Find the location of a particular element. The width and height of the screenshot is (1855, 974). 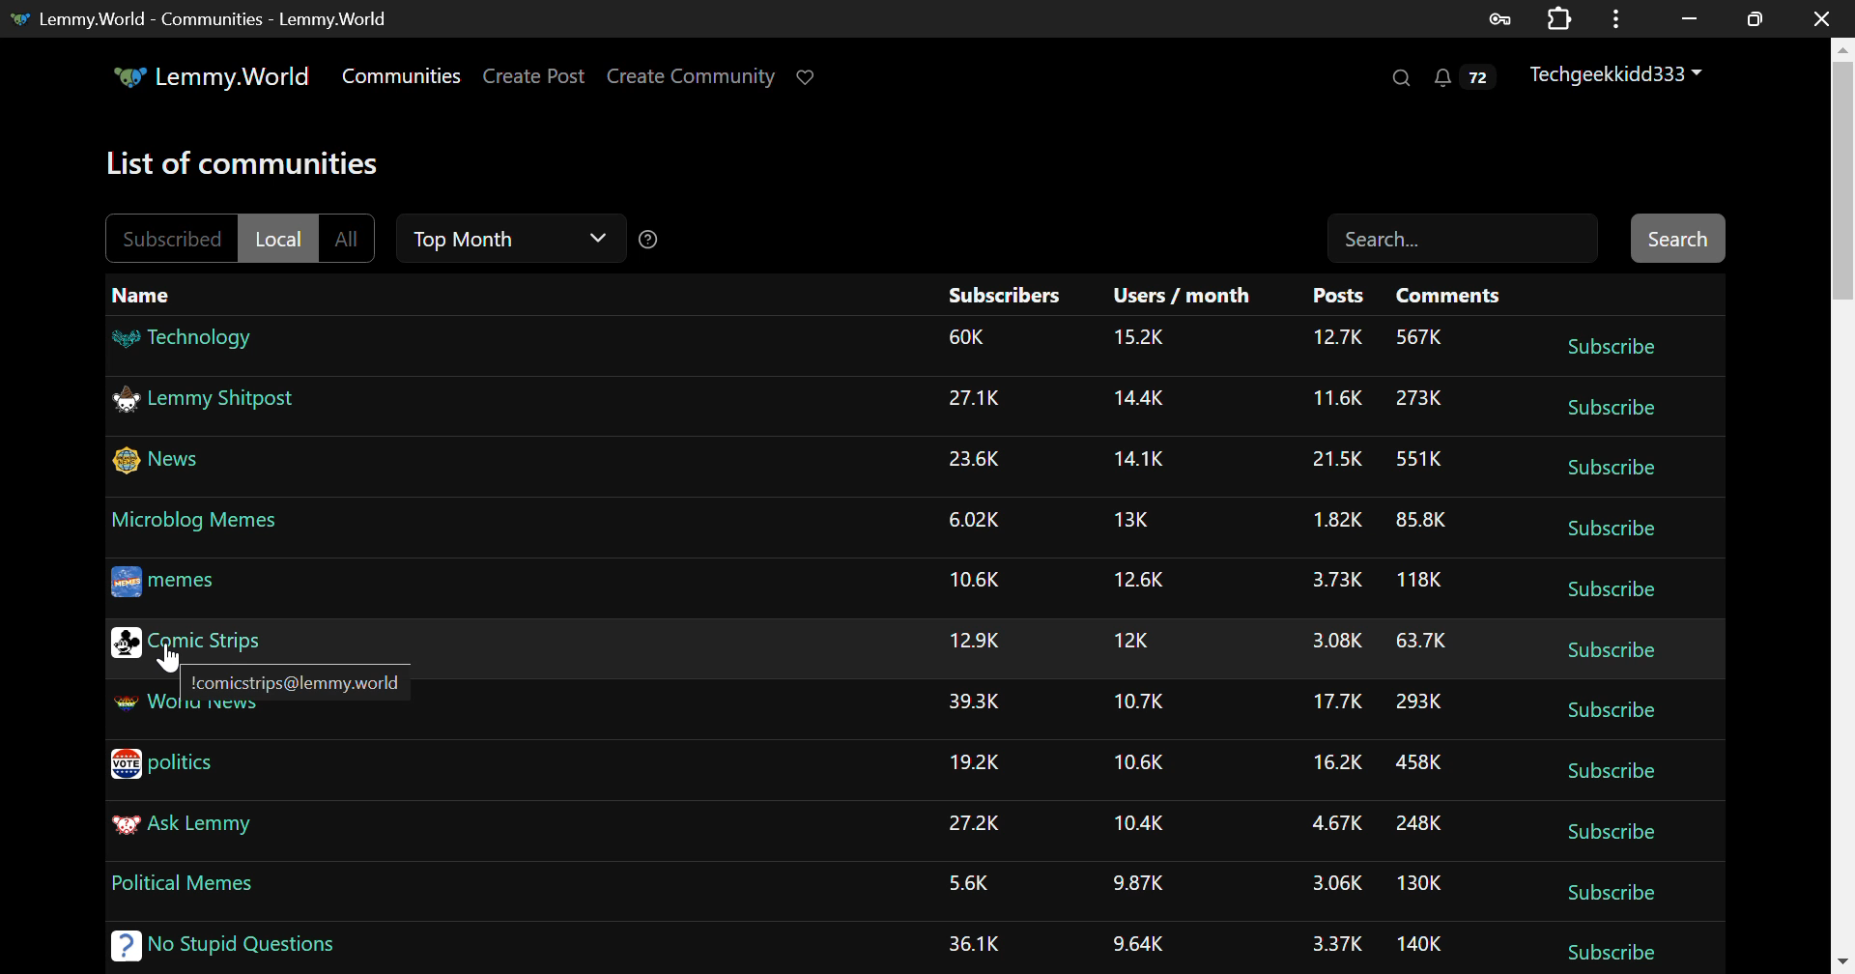

Amount is located at coordinates (1419, 399).